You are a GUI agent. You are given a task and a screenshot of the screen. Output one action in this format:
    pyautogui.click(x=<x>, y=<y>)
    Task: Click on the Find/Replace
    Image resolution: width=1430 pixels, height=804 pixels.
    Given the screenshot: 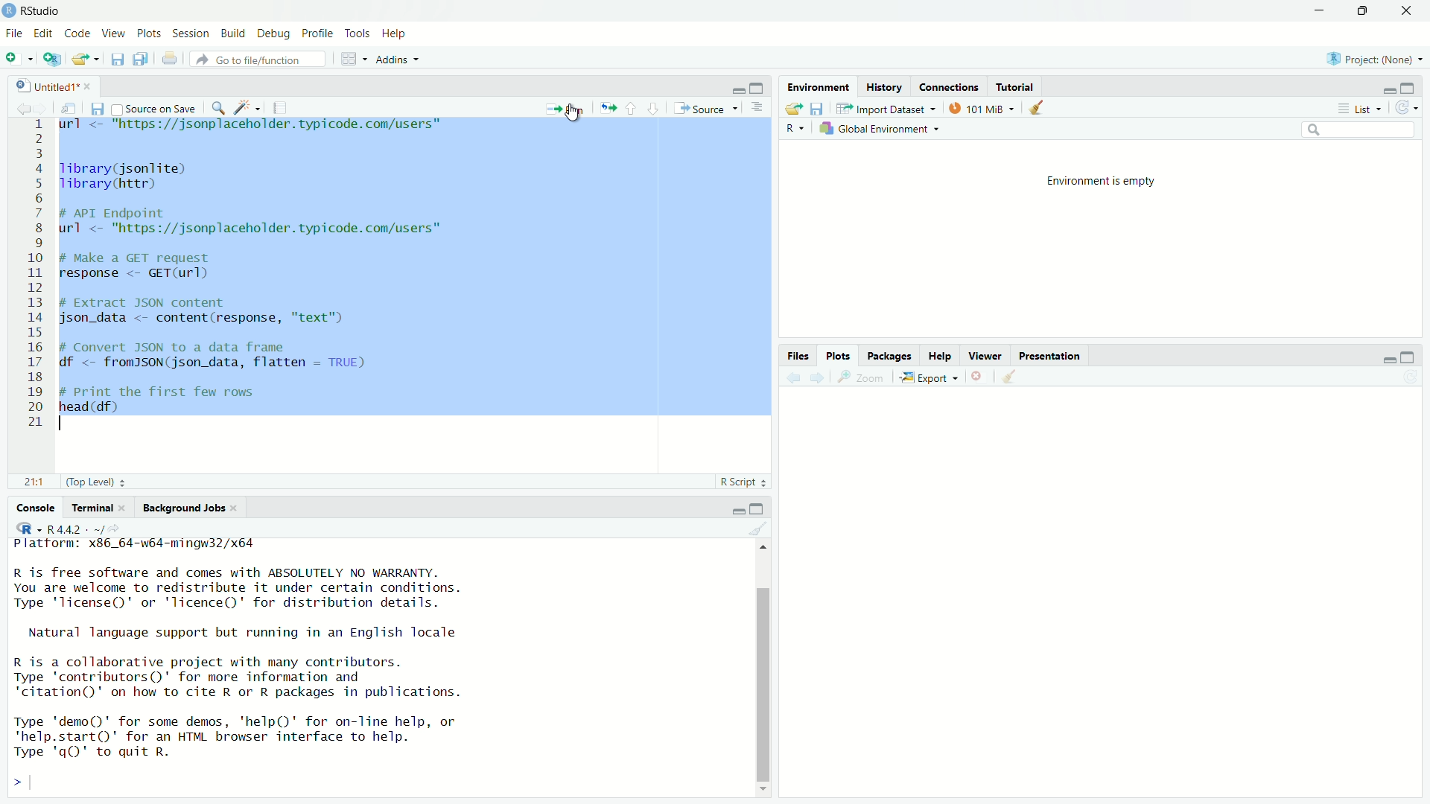 What is the action you would take?
    pyautogui.click(x=219, y=108)
    